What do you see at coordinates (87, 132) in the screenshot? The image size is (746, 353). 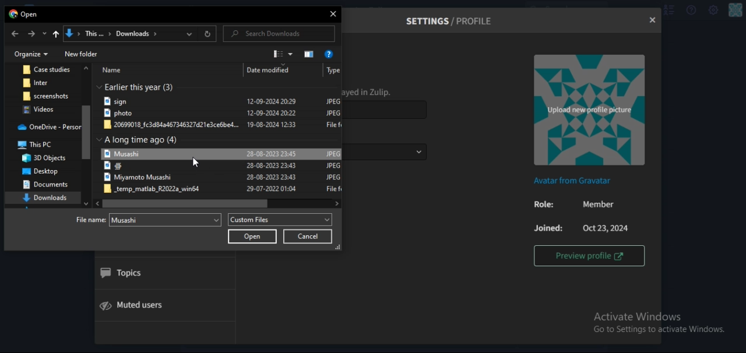 I see `scroll bar` at bounding box center [87, 132].